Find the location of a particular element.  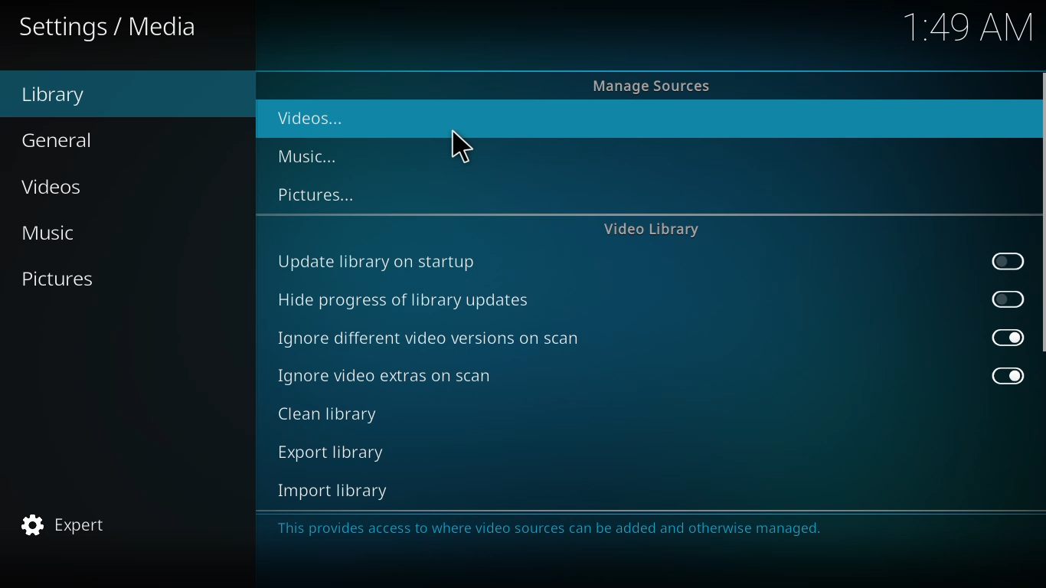

media is located at coordinates (113, 27).